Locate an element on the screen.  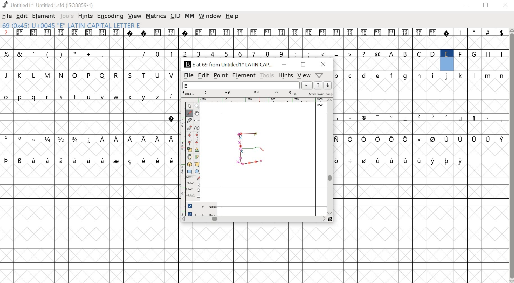
Perspective is located at coordinates (198, 165).